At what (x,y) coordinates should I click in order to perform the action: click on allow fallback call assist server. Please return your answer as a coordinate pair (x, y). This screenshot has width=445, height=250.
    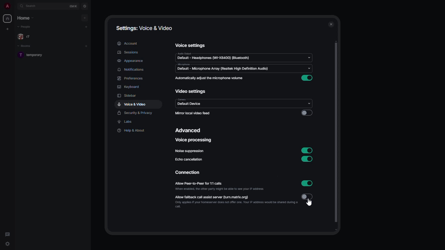
    Looking at the image, I should click on (237, 201).